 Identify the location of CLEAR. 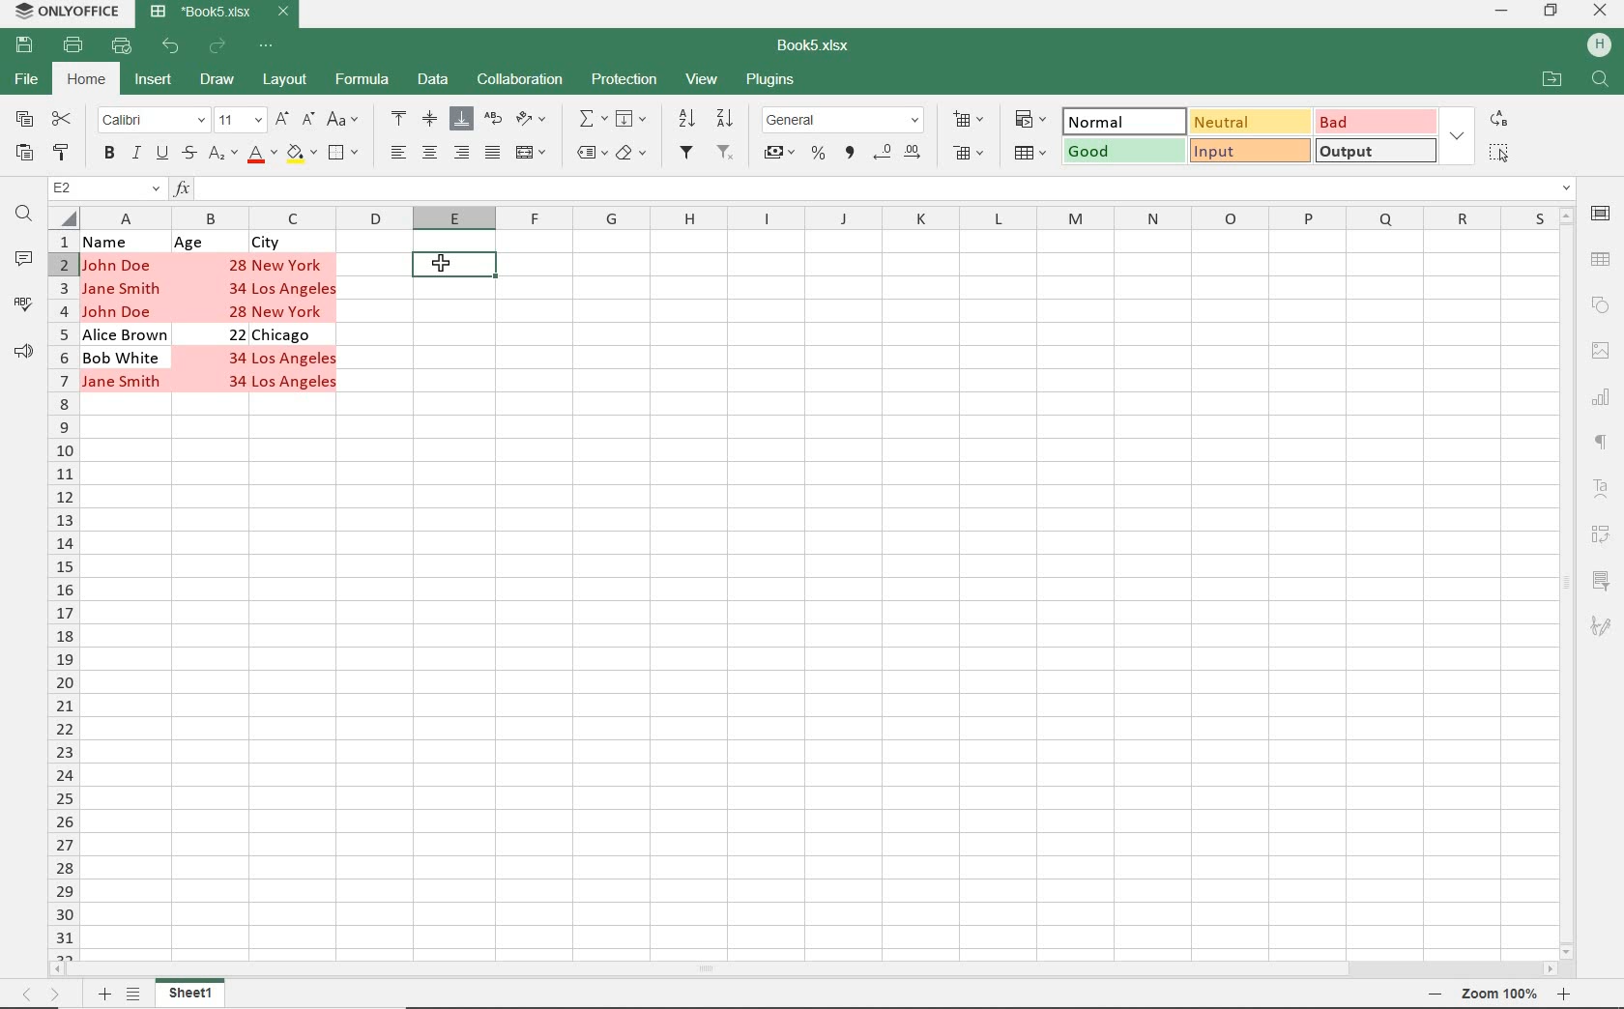
(637, 155).